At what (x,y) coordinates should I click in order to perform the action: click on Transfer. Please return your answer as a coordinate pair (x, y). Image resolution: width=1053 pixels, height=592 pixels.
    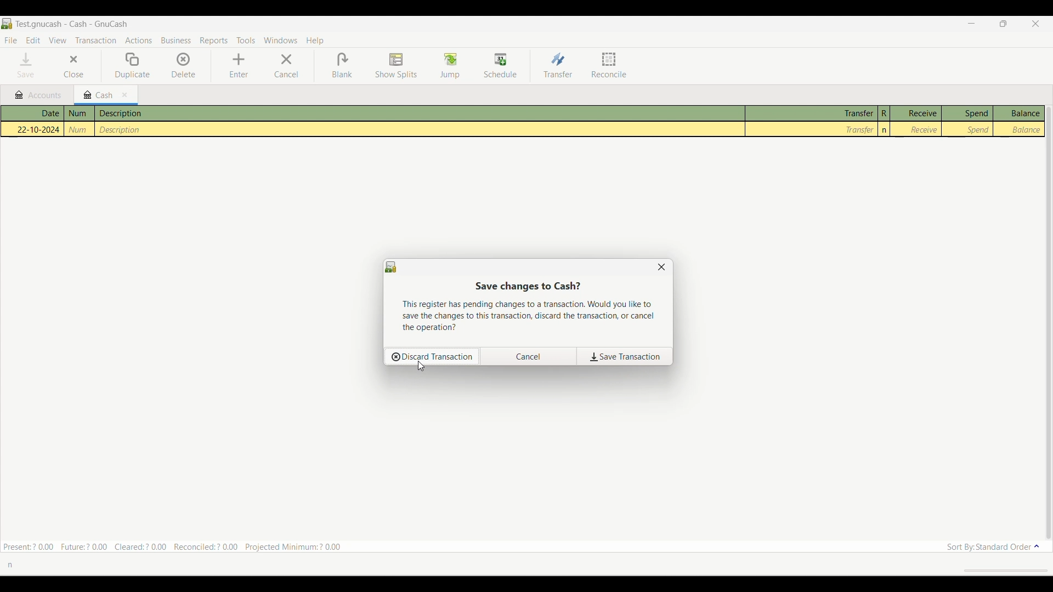
    Looking at the image, I should click on (812, 121).